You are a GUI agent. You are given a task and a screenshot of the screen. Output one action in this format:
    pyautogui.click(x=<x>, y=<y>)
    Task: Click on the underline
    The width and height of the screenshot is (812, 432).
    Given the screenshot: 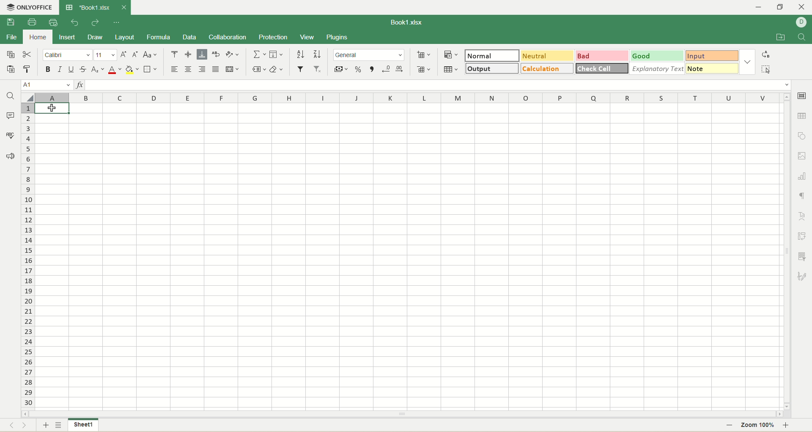 What is the action you would take?
    pyautogui.click(x=72, y=70)
    